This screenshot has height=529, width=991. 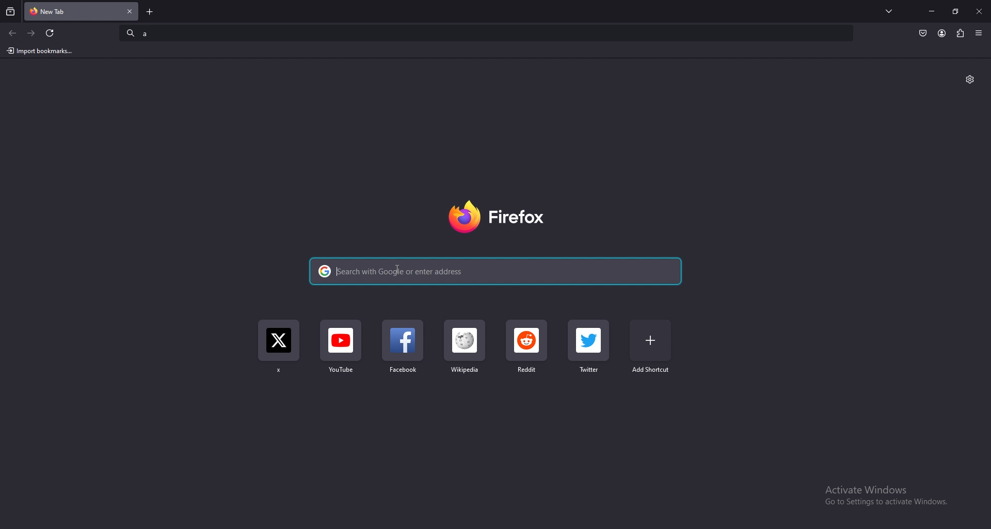 I want to click on add shortcut, so click(x=650, y=346).